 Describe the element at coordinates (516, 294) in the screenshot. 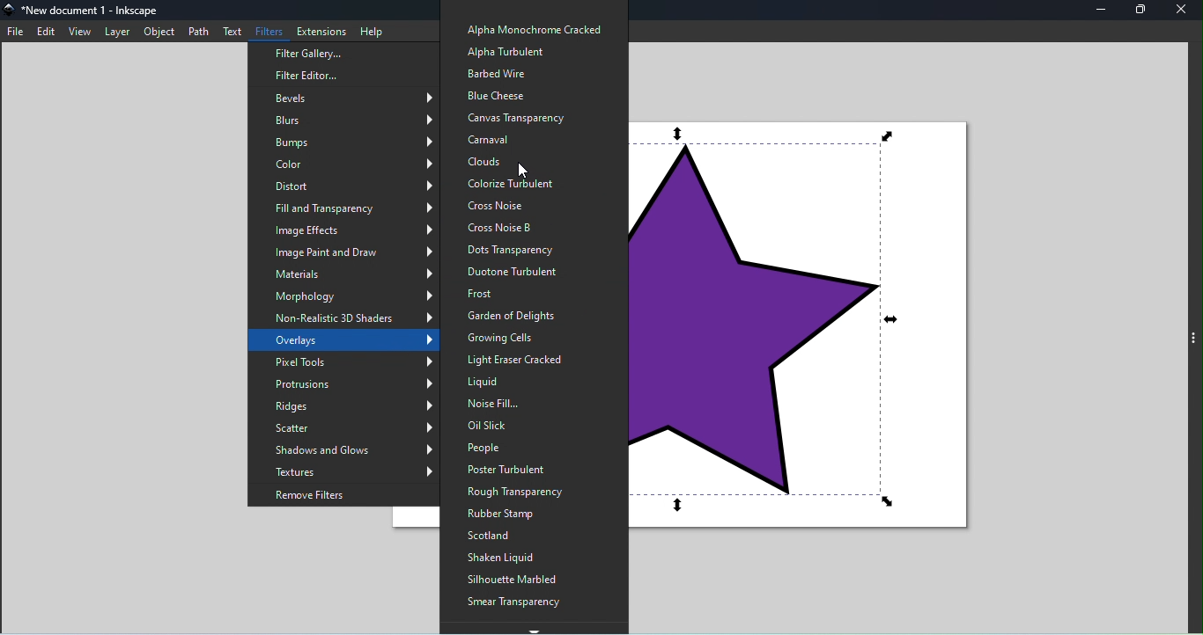

I see `Frost` at that location.